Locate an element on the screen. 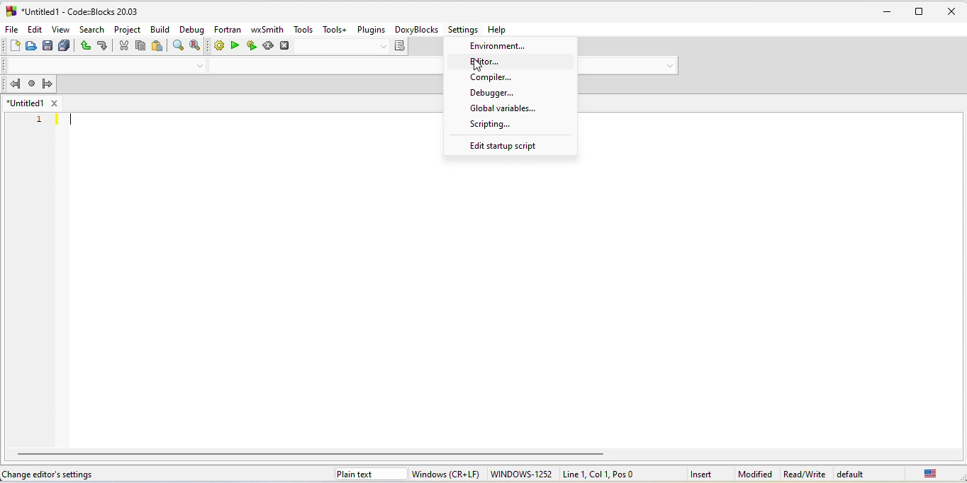 This screenshot has height=483, width=967. windows is located at coordinates (449, 474).